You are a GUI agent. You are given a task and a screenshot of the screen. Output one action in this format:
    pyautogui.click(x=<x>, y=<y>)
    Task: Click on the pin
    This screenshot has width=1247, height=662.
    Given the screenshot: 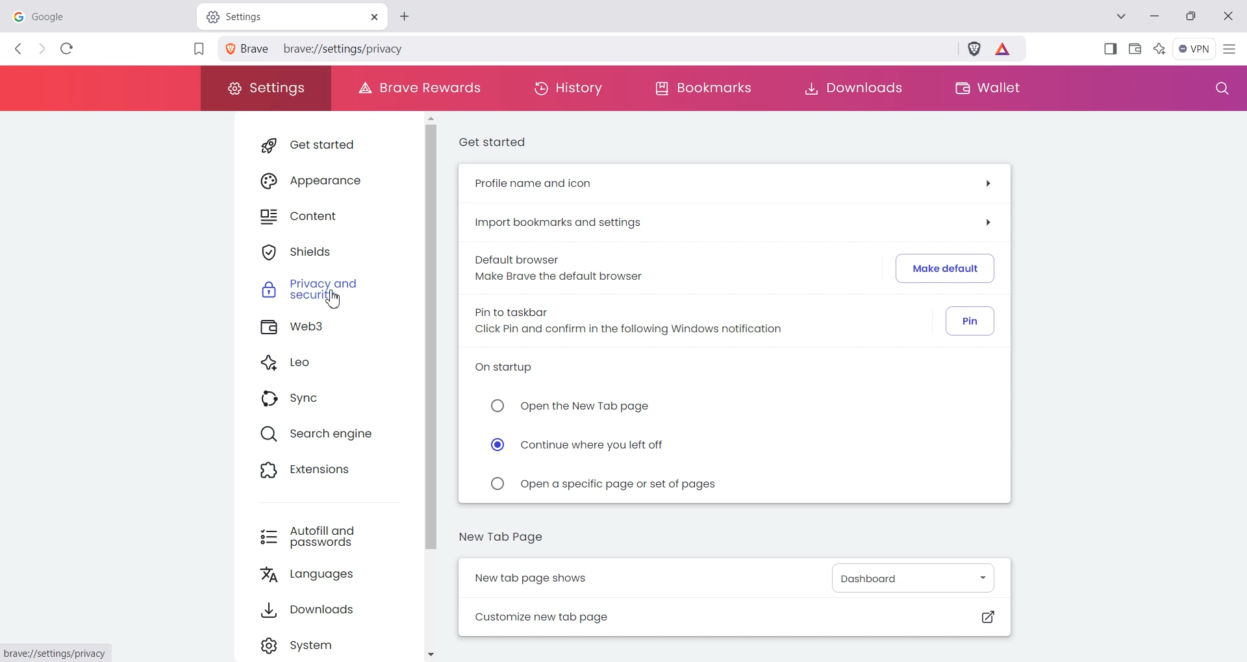 What is the action you would take?
    pyautogui.click(x=970, y=321)
    